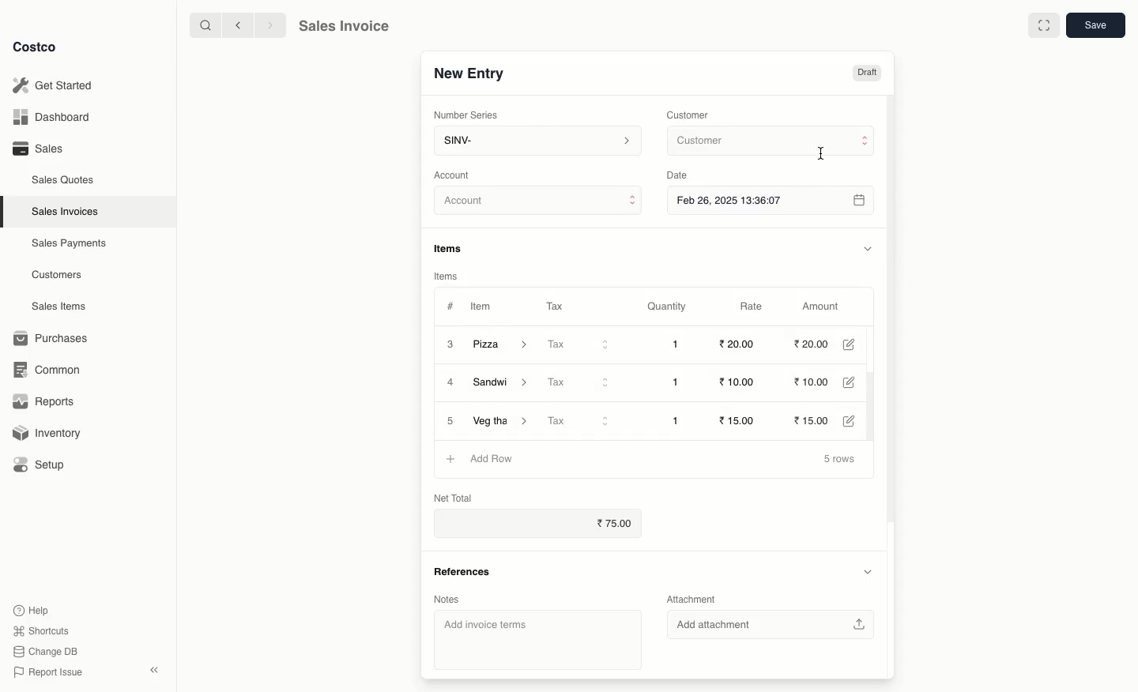 This screenshot has height=692, width=1138. Describe the element at coordinates (537, 142) in the screenshot. I see `SINV-` at that location.